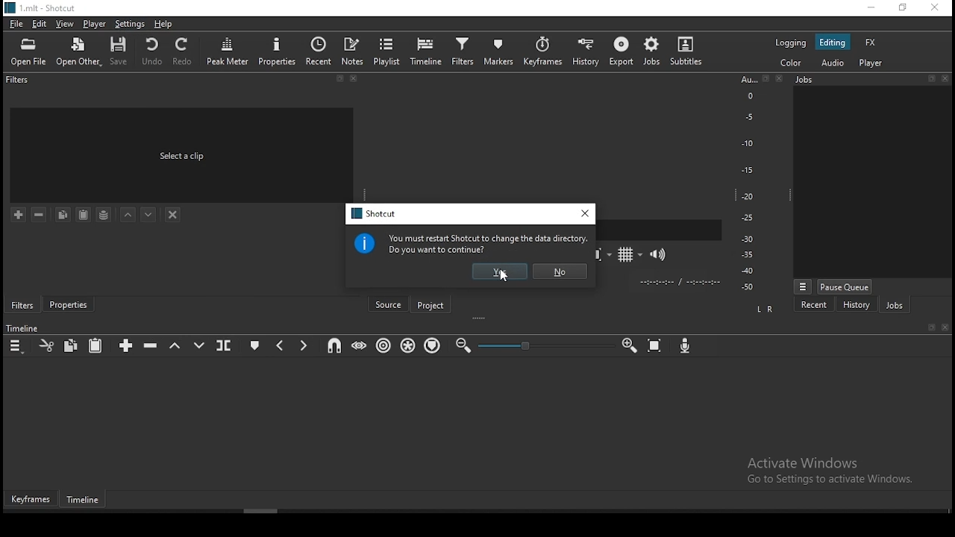 The height and width of the screenshot is (537, 955). Describe the element at coordinates (46, 345) in the screenshot. I see `cut` at that location.